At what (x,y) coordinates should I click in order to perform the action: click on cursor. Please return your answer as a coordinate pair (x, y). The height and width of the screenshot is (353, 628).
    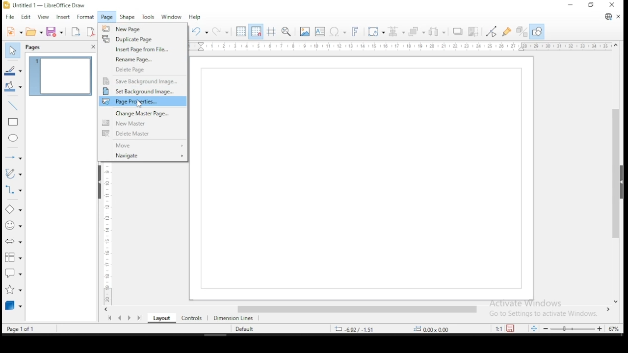
    Looking at the image, I should click on (138, 104).